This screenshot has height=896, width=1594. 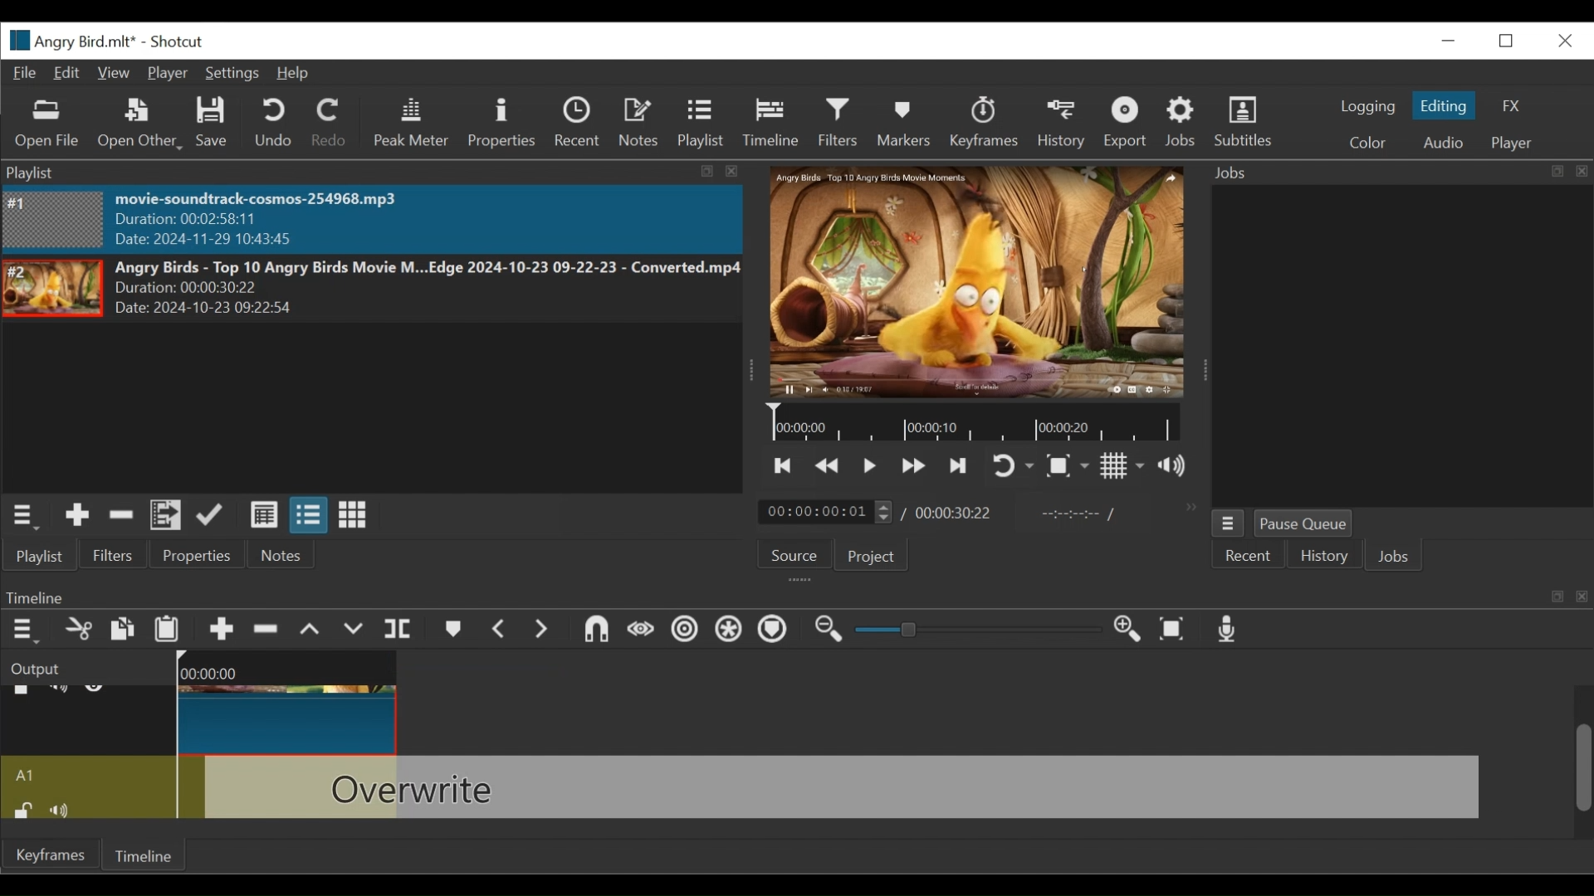 What do you see at coordinates (539, 630) in the screenshot?
I see `Next Marker` at bounding box center [539, 630].